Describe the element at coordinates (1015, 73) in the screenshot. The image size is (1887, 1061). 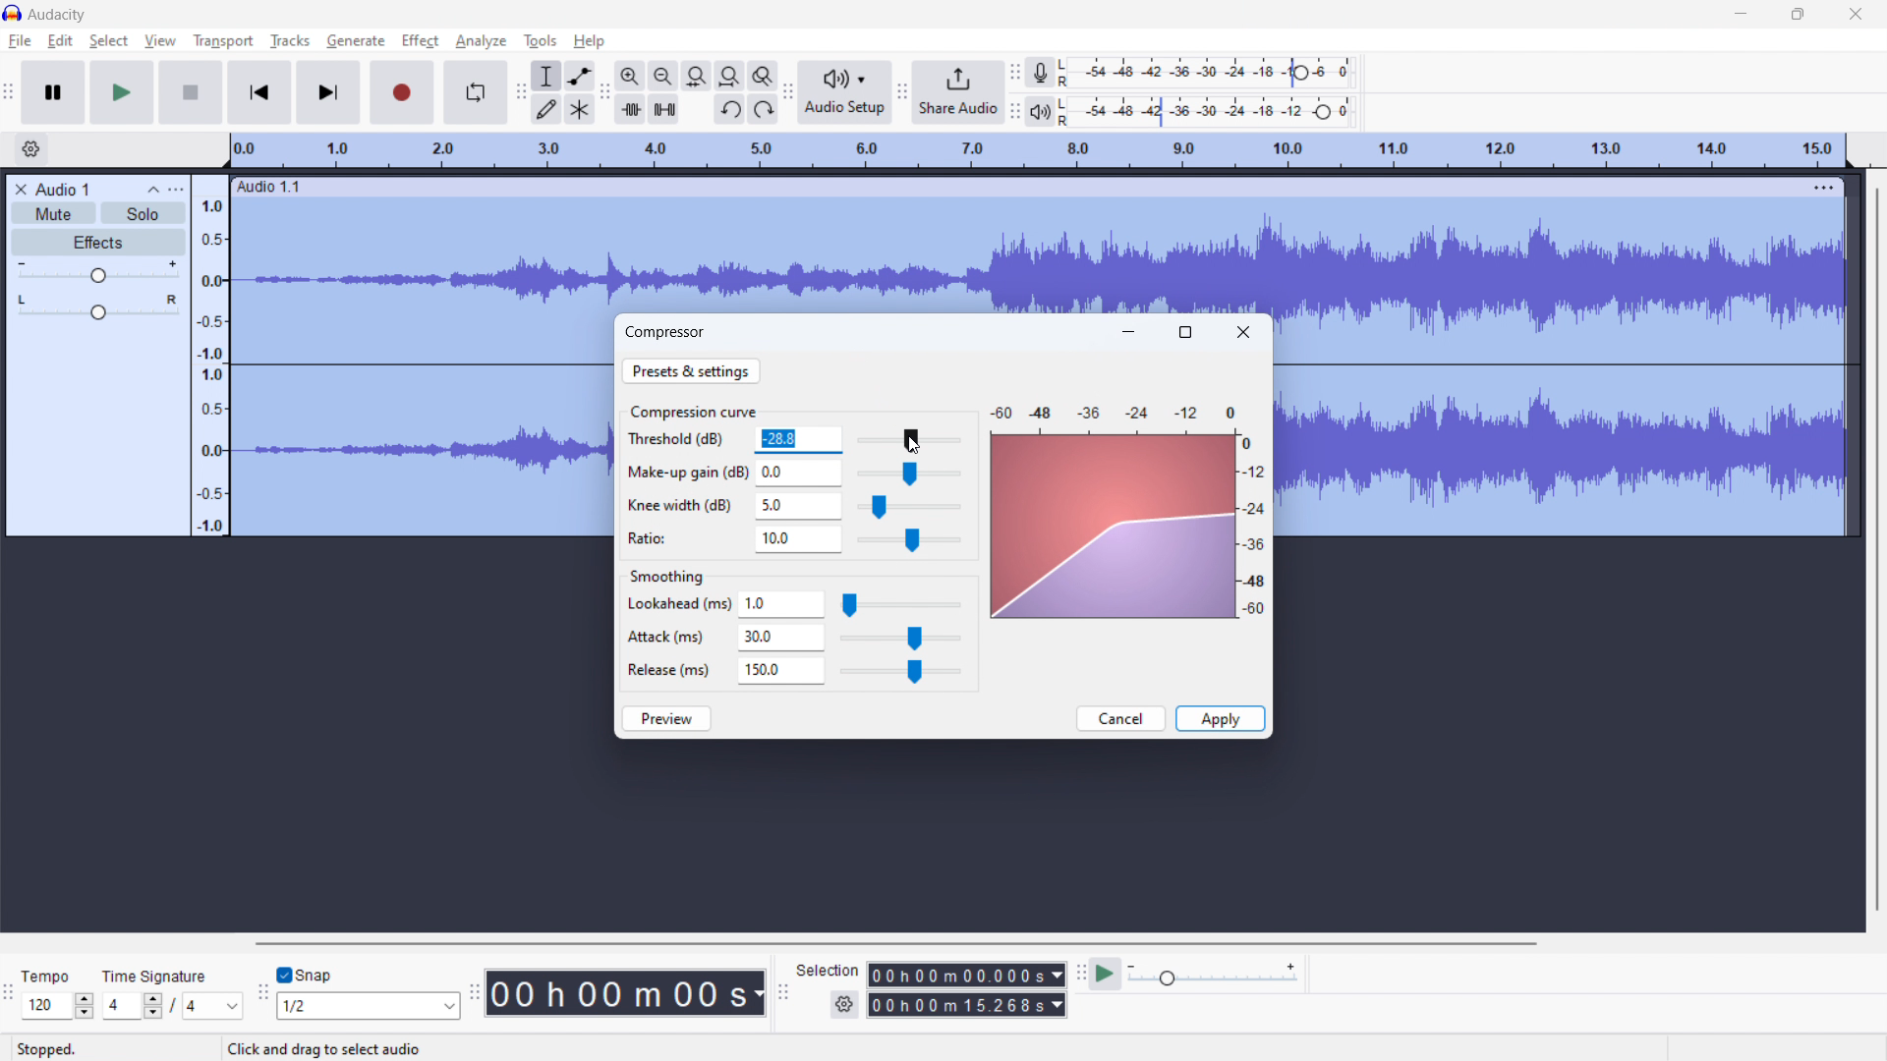
I see `recording meter toolbar` at that location.